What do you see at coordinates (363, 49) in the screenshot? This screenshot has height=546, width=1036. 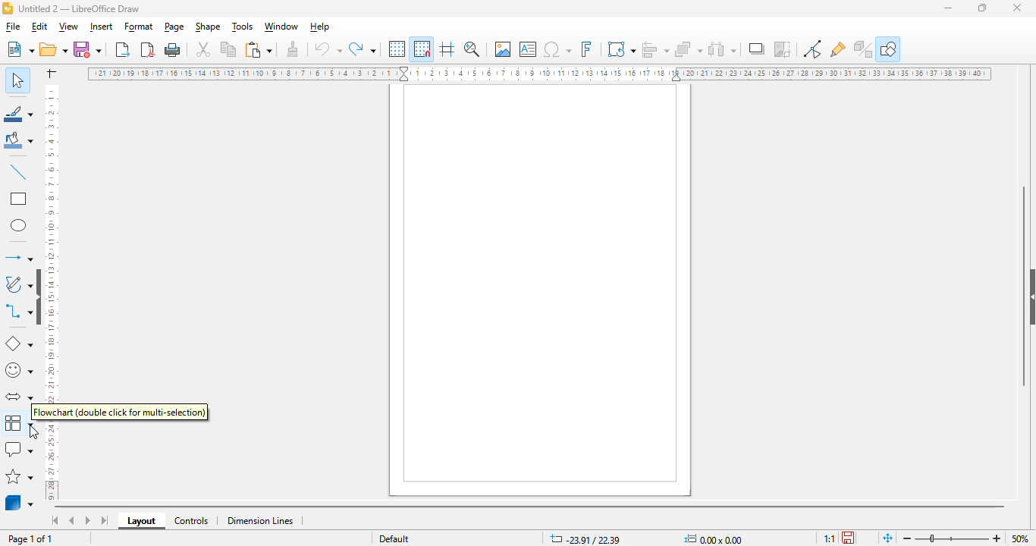 I see `redo` at bounding box center [363, 49].